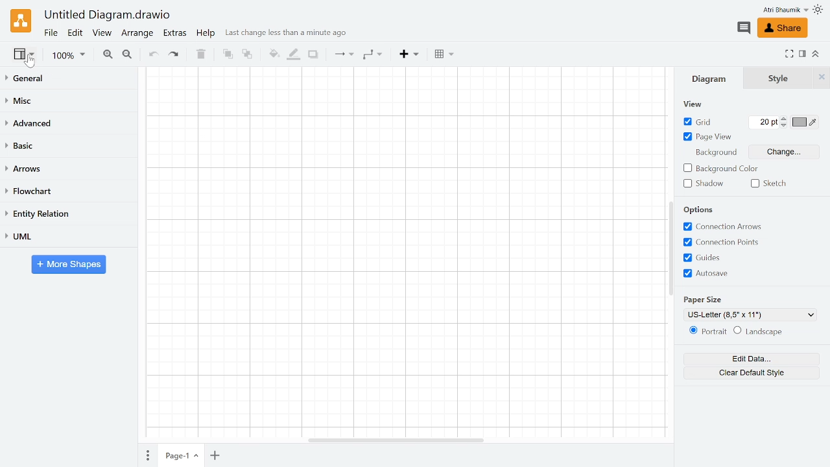  Describe the element at coordinates (32, 62) in the screenshot. I see `cursor` at that location.